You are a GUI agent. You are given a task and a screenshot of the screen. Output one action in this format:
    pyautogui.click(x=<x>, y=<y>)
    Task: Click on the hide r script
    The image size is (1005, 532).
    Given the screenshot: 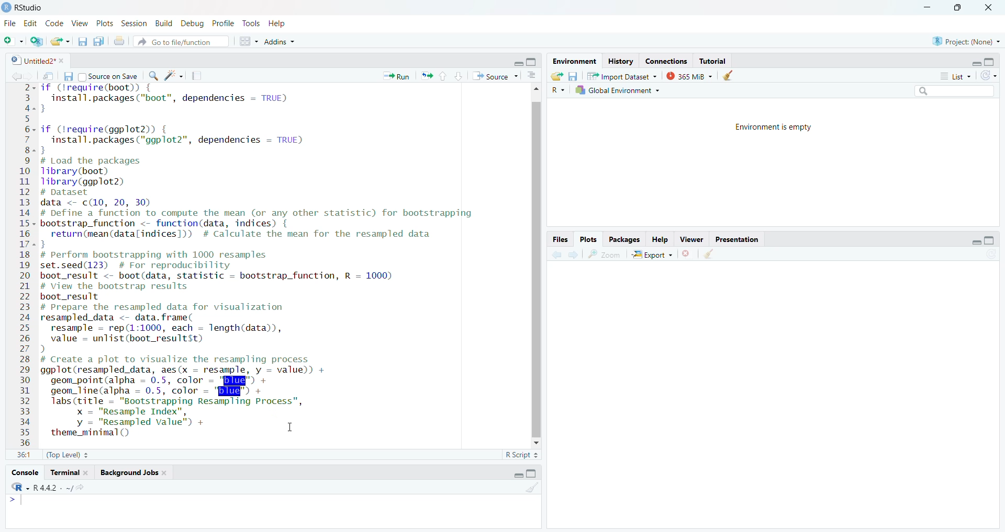 What is the action you would take?
    pyautogui.click(x=973, y=241)
    